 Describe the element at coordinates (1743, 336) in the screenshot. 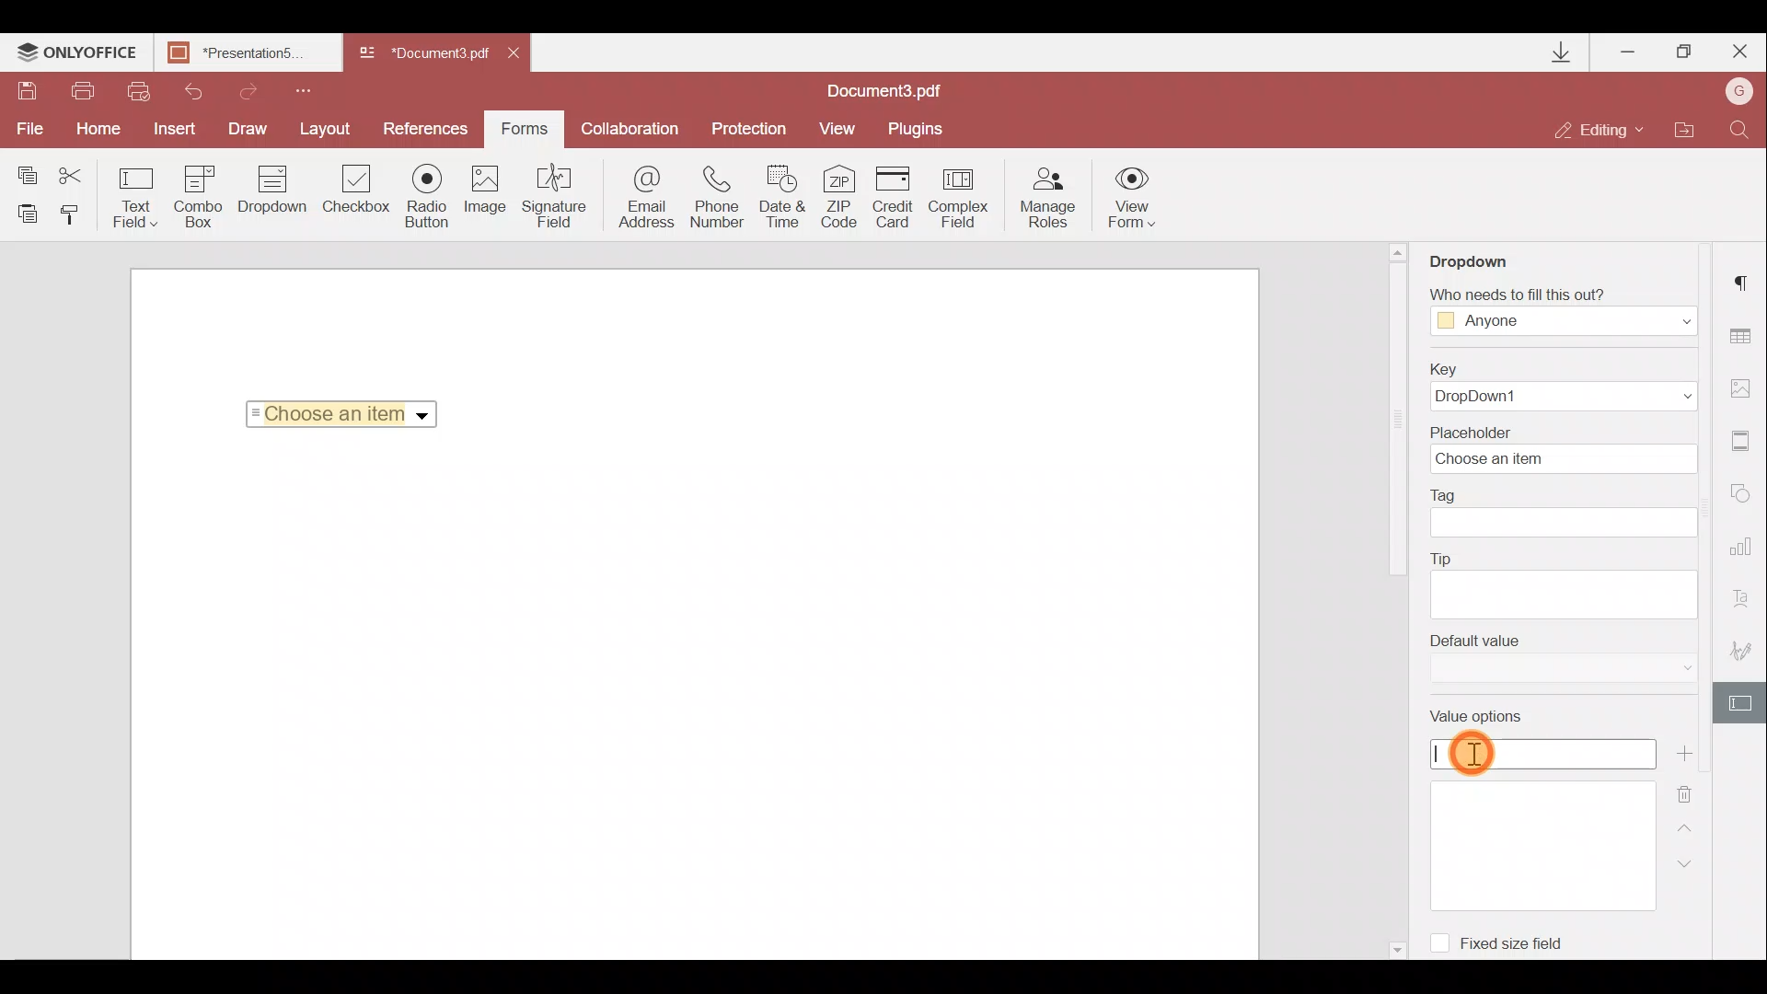

I see `Table settings` at that location.